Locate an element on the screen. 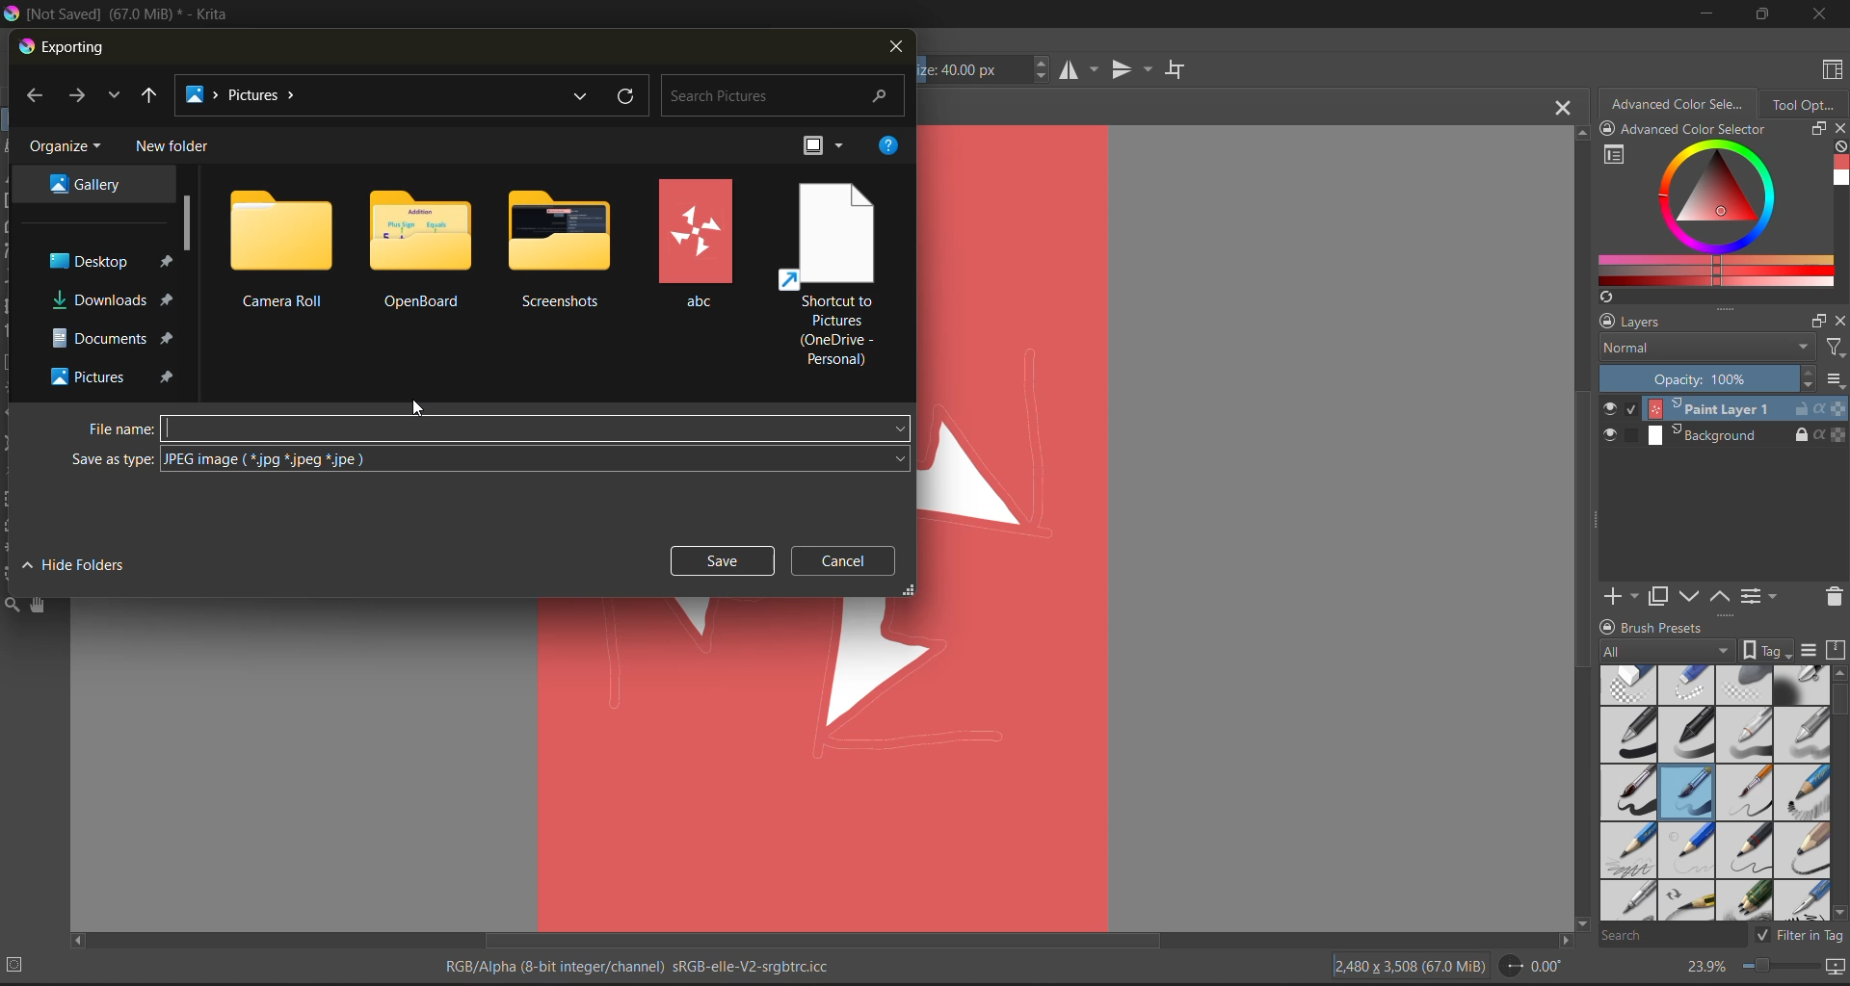 The width and height of the screenshot is (1850, 986). float docker is located at coordinates (1818, 130).